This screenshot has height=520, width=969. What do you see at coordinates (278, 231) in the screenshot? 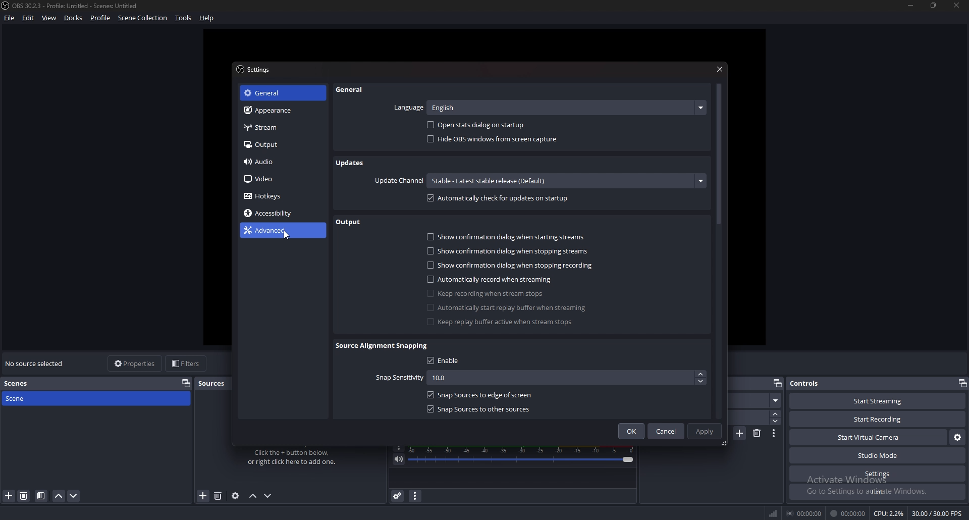
I see `Advanced` at bounding box center [278, 231].